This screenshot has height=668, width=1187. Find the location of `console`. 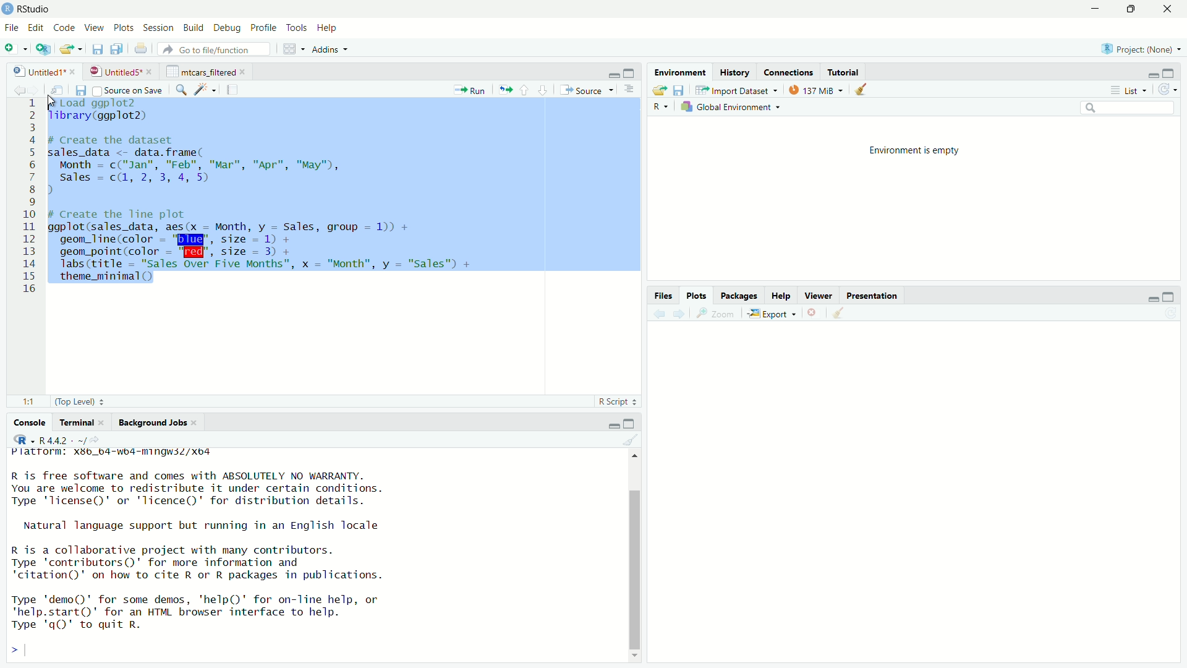

console is located at coordinates (24, 423).